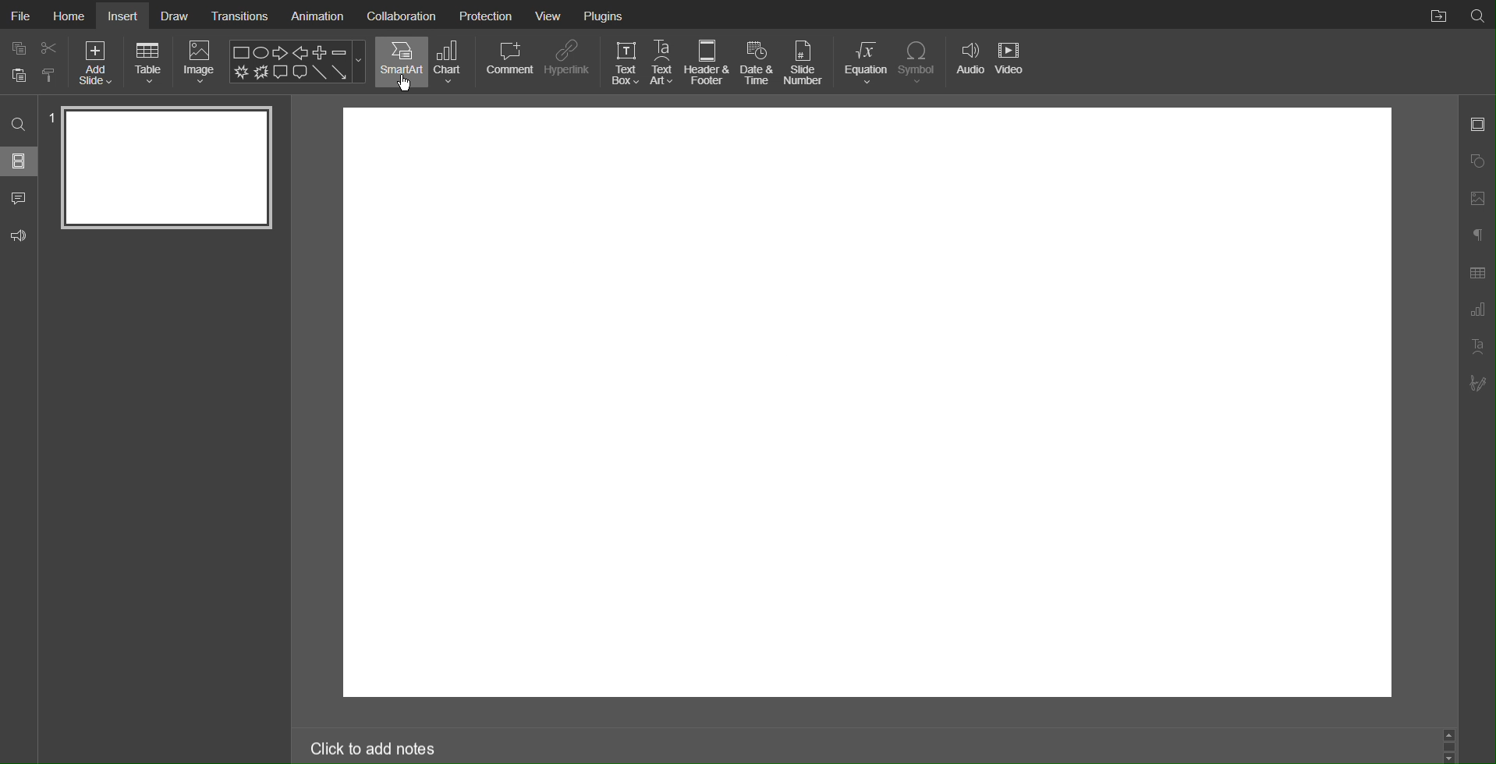 This screenshot has height=764, width=1496. I want to click on Slide Number, so click(806, 65).